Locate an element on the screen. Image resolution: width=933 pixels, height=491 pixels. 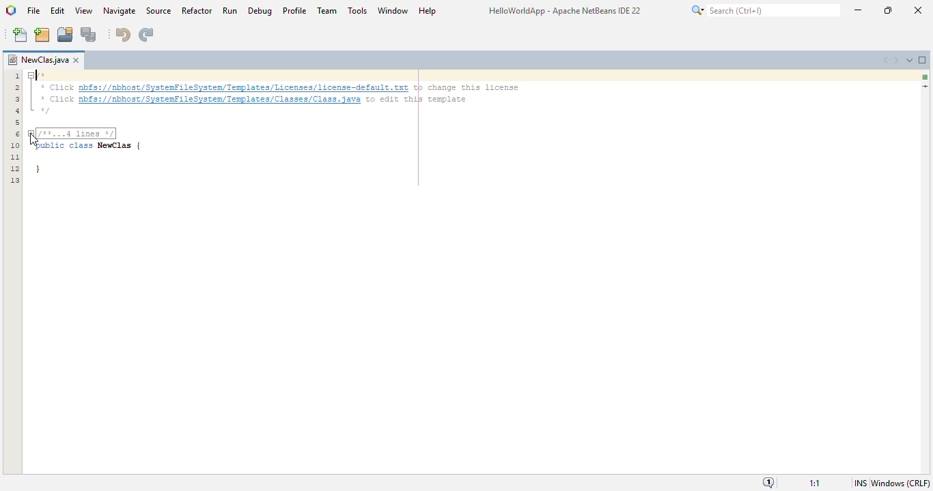
view is located at coordinates (84, 10).